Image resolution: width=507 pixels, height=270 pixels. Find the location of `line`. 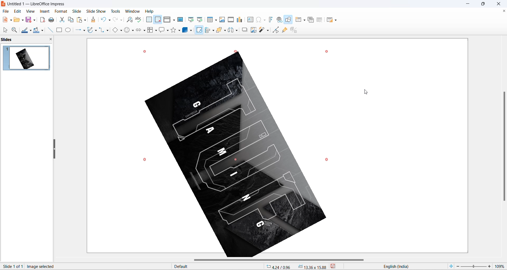

line is located at coordinates (49, 30).